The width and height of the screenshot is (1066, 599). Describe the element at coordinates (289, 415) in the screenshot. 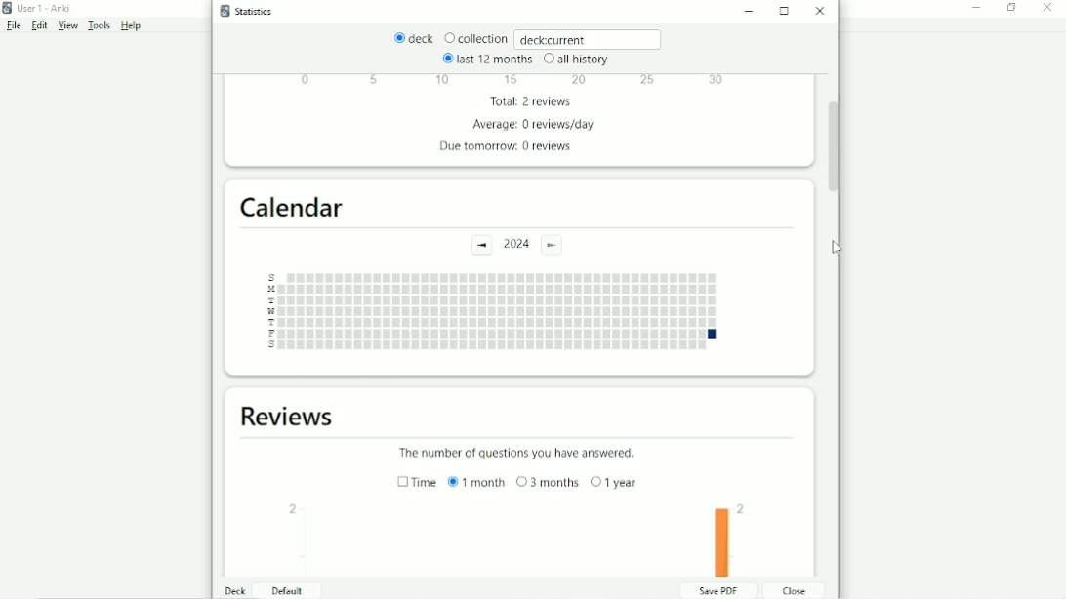

I see `Reviews` at that location.